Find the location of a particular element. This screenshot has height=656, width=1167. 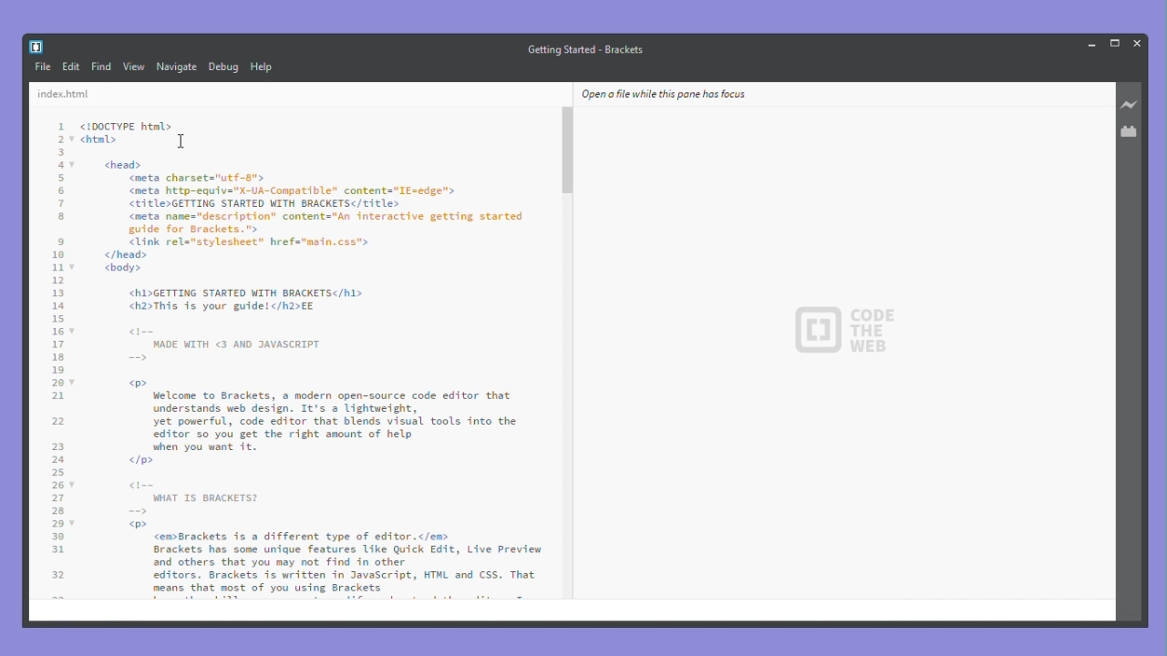

24 is located at coordinates (57, 460).